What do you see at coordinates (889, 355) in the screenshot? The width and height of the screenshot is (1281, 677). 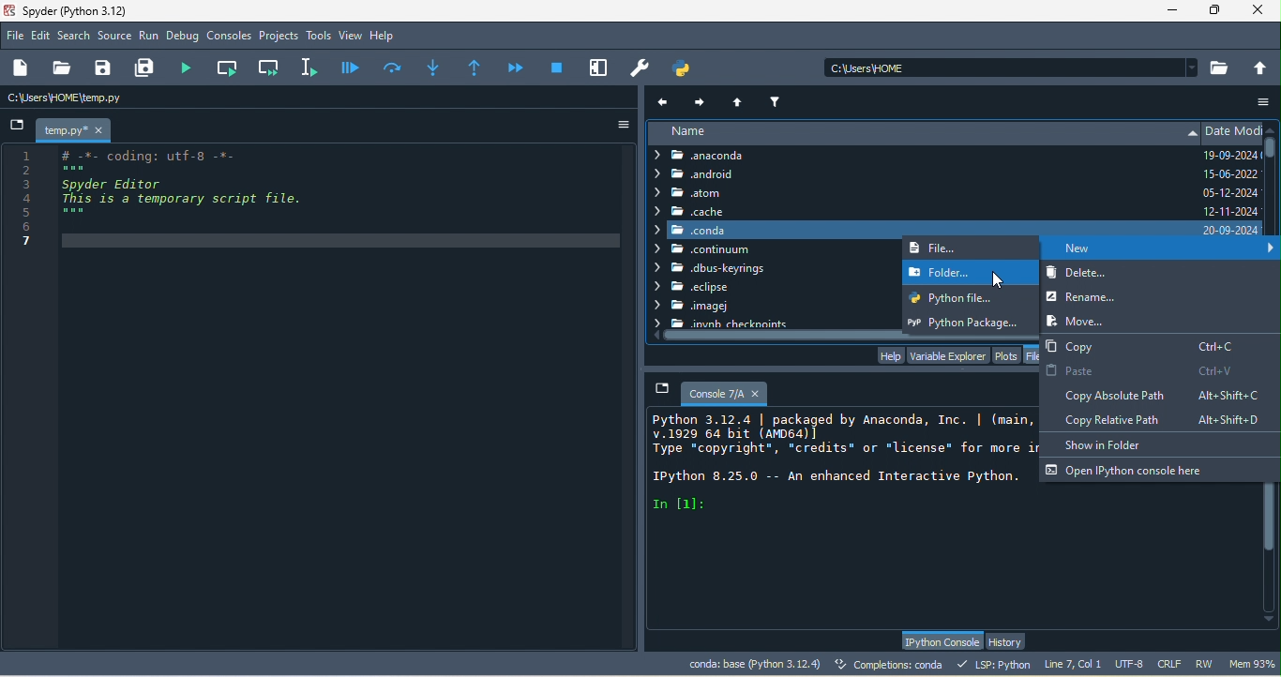 I see `help` at bounding box center [889, 355].